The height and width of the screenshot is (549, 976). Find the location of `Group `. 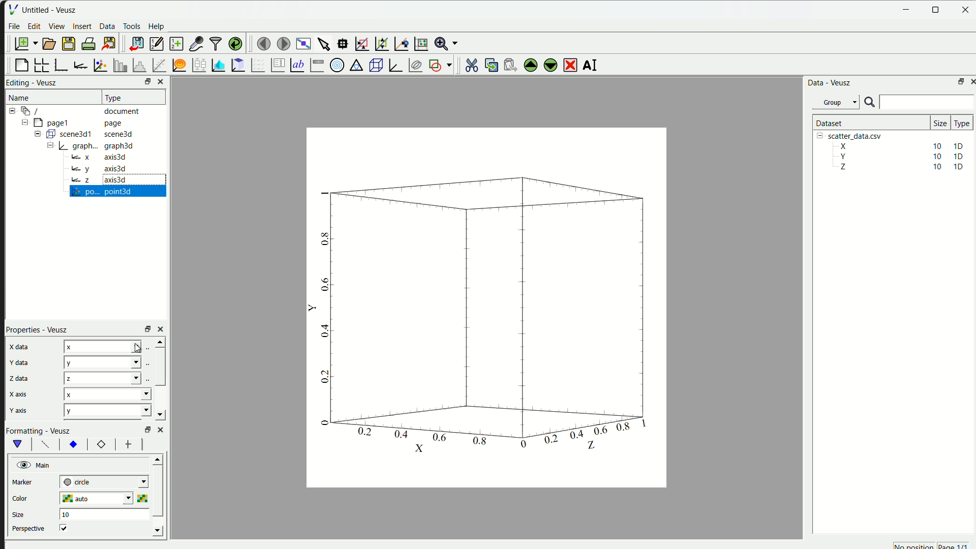

Group  is located at coordinates (836, 103).